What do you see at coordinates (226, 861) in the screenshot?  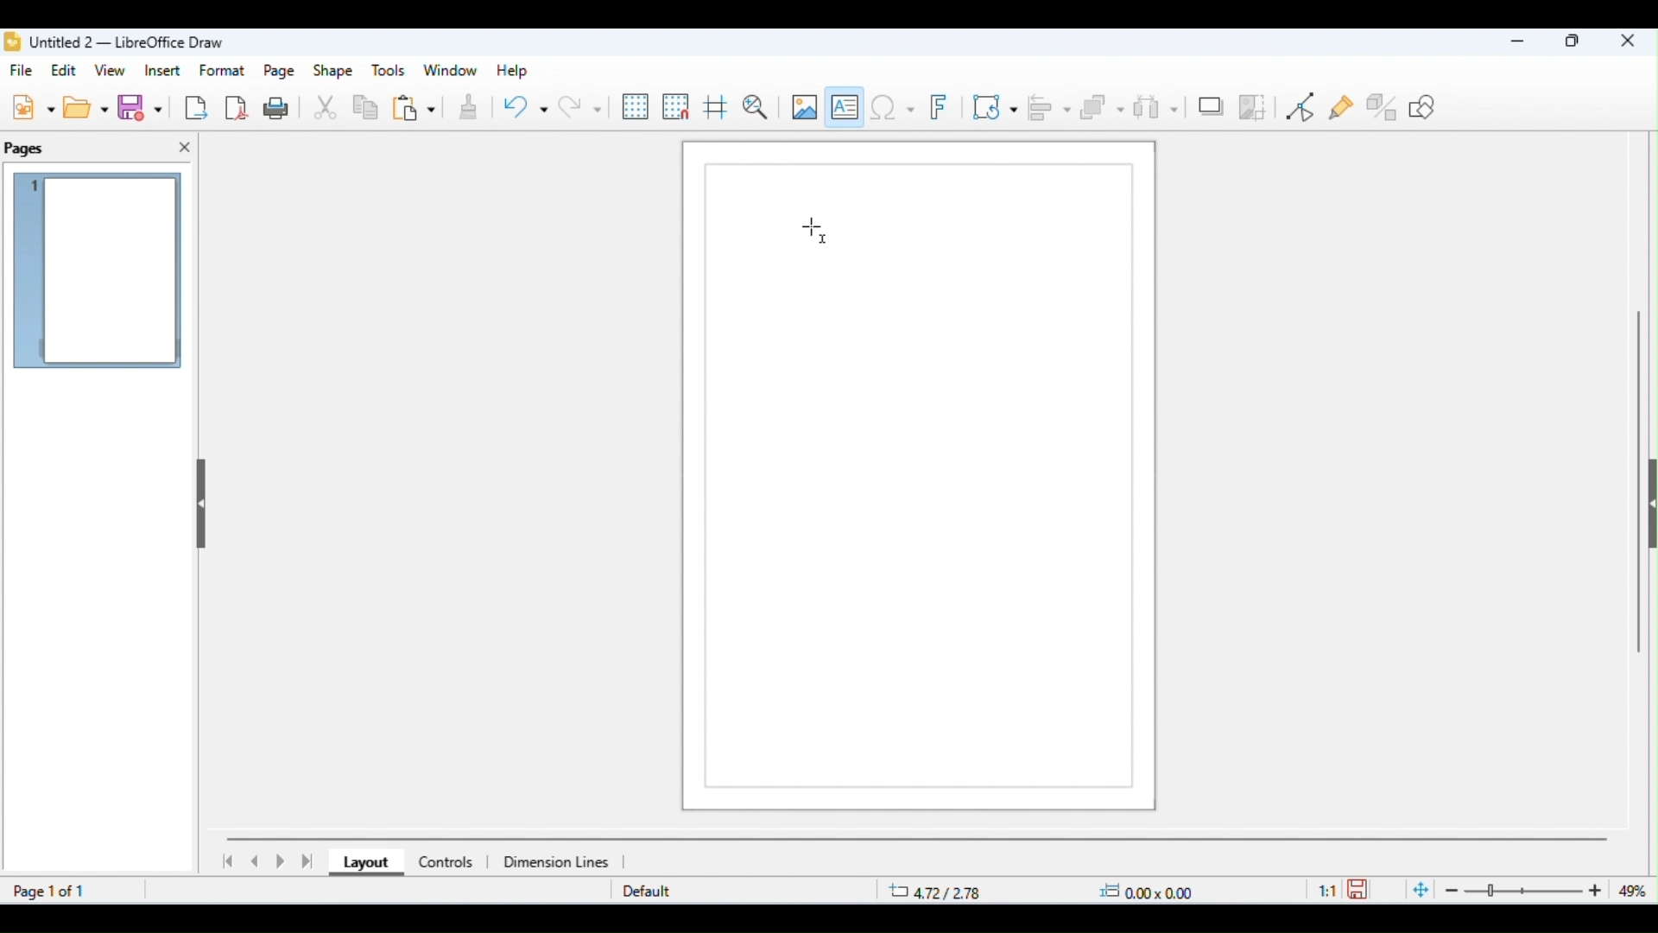 I see `first page` at bounding box center [226, 861].